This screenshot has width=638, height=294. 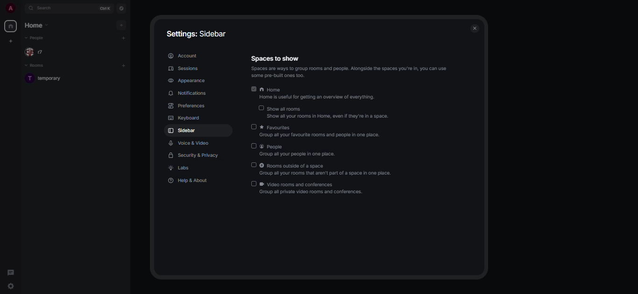 What do you see at coordinates (261, 108) in the screenshot?
I see `disabled` at bounding box center [261, 108].